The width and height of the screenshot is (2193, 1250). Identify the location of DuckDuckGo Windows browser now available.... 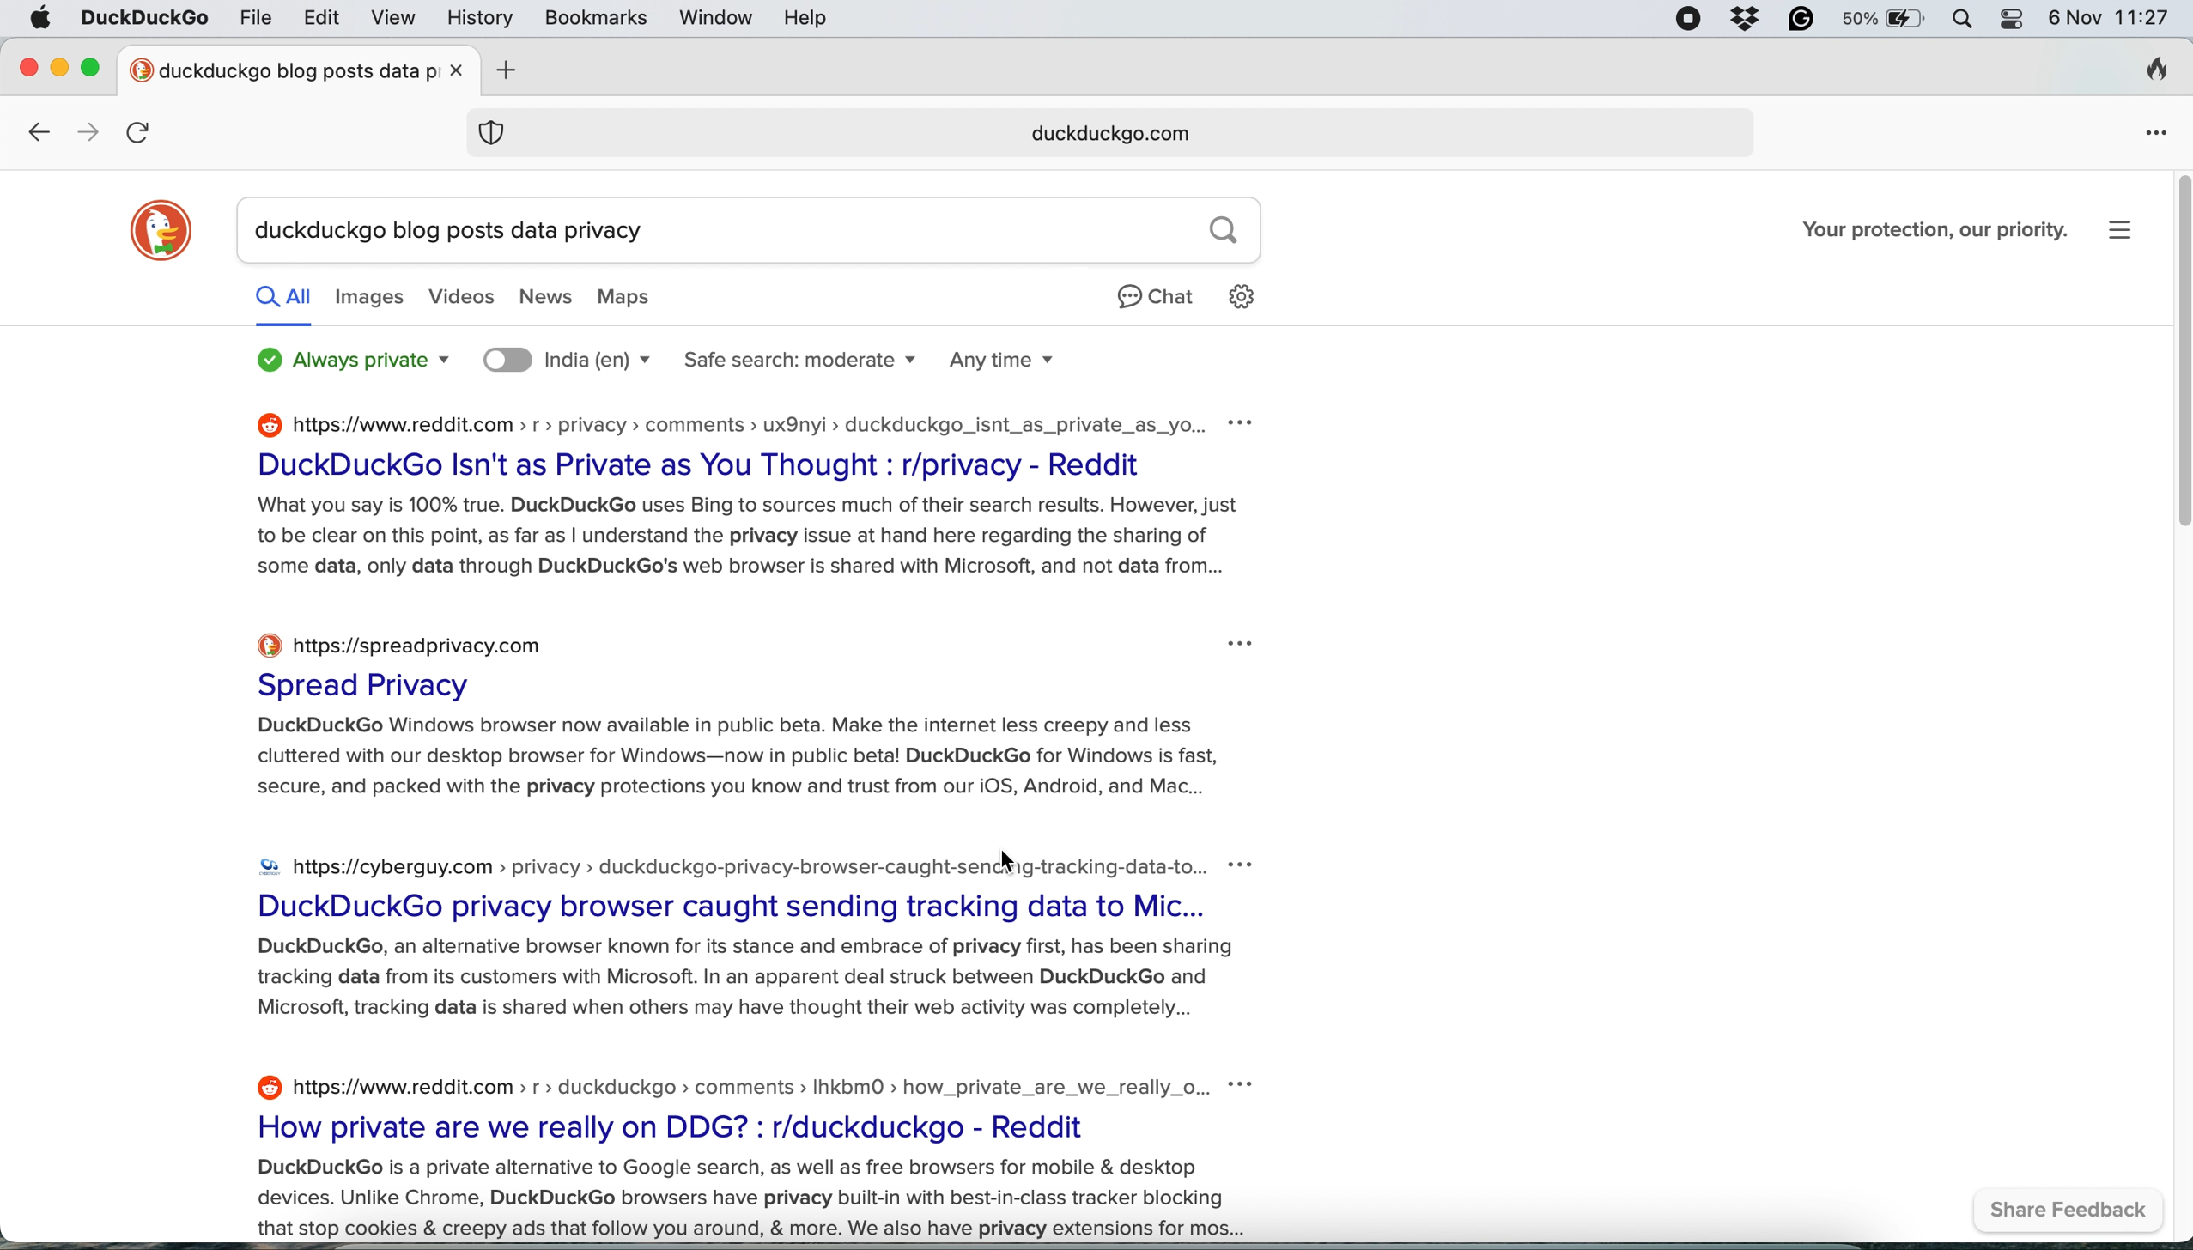
(732, 762).